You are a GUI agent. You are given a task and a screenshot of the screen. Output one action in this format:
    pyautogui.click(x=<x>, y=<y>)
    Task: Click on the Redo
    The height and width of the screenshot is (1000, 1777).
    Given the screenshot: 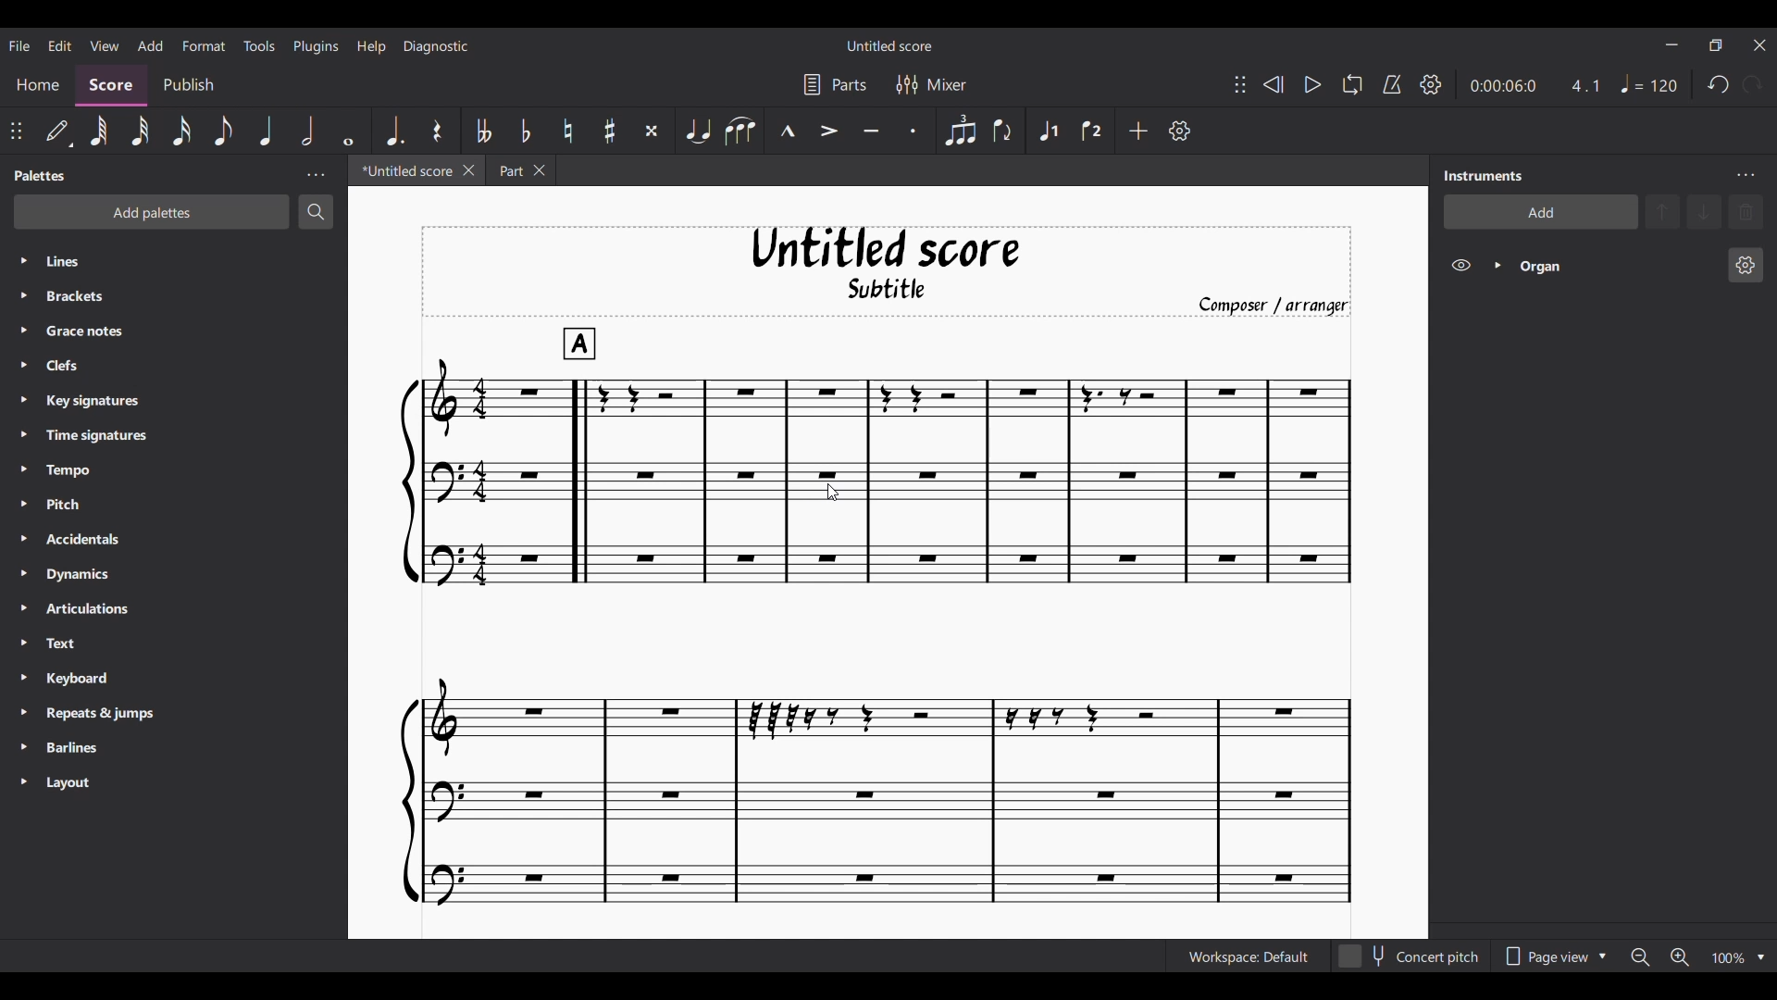 What is the action you would take?
    pyautogui.click(x=1753, y=85)
    